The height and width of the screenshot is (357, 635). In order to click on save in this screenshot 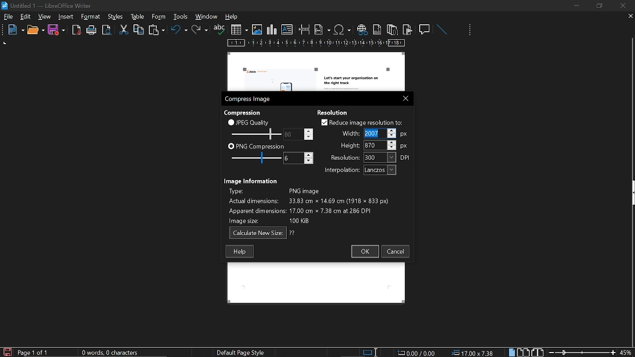, I will do `click(7, 352)`.